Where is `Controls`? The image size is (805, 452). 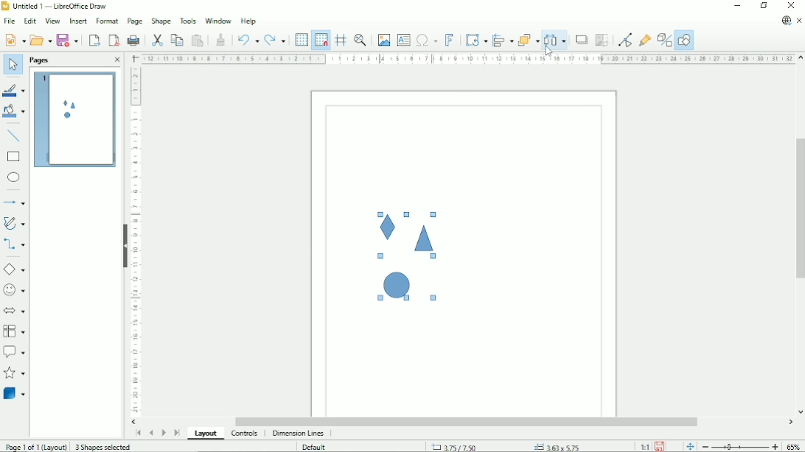
Controls is located at coordinates (245, 434).